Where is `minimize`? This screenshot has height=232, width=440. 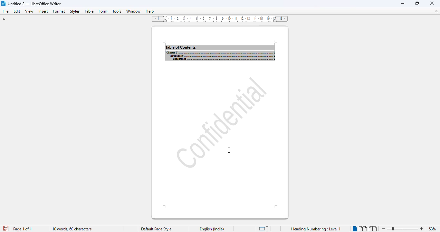 minimize is located at coordinates (432, 3).